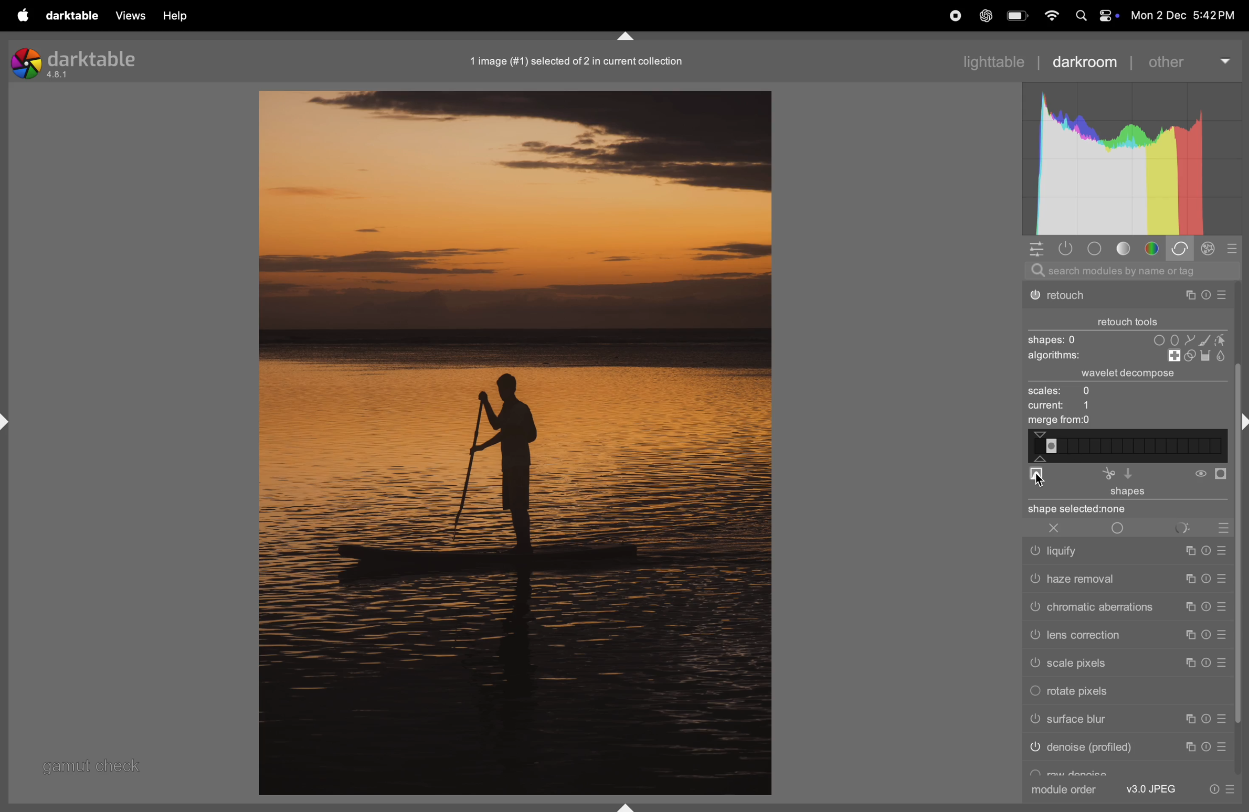 This screenshot has width=1249, height=812. I want to click on expand, so click(10, 421).